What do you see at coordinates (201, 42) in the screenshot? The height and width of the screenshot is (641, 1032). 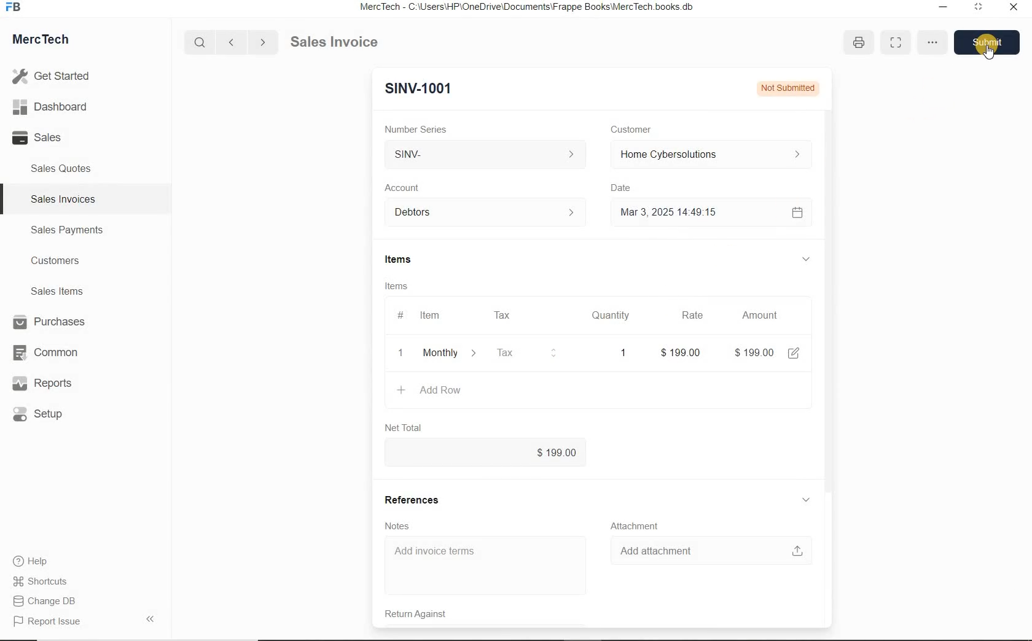 I see `Search` at bounding box center [201, 42].